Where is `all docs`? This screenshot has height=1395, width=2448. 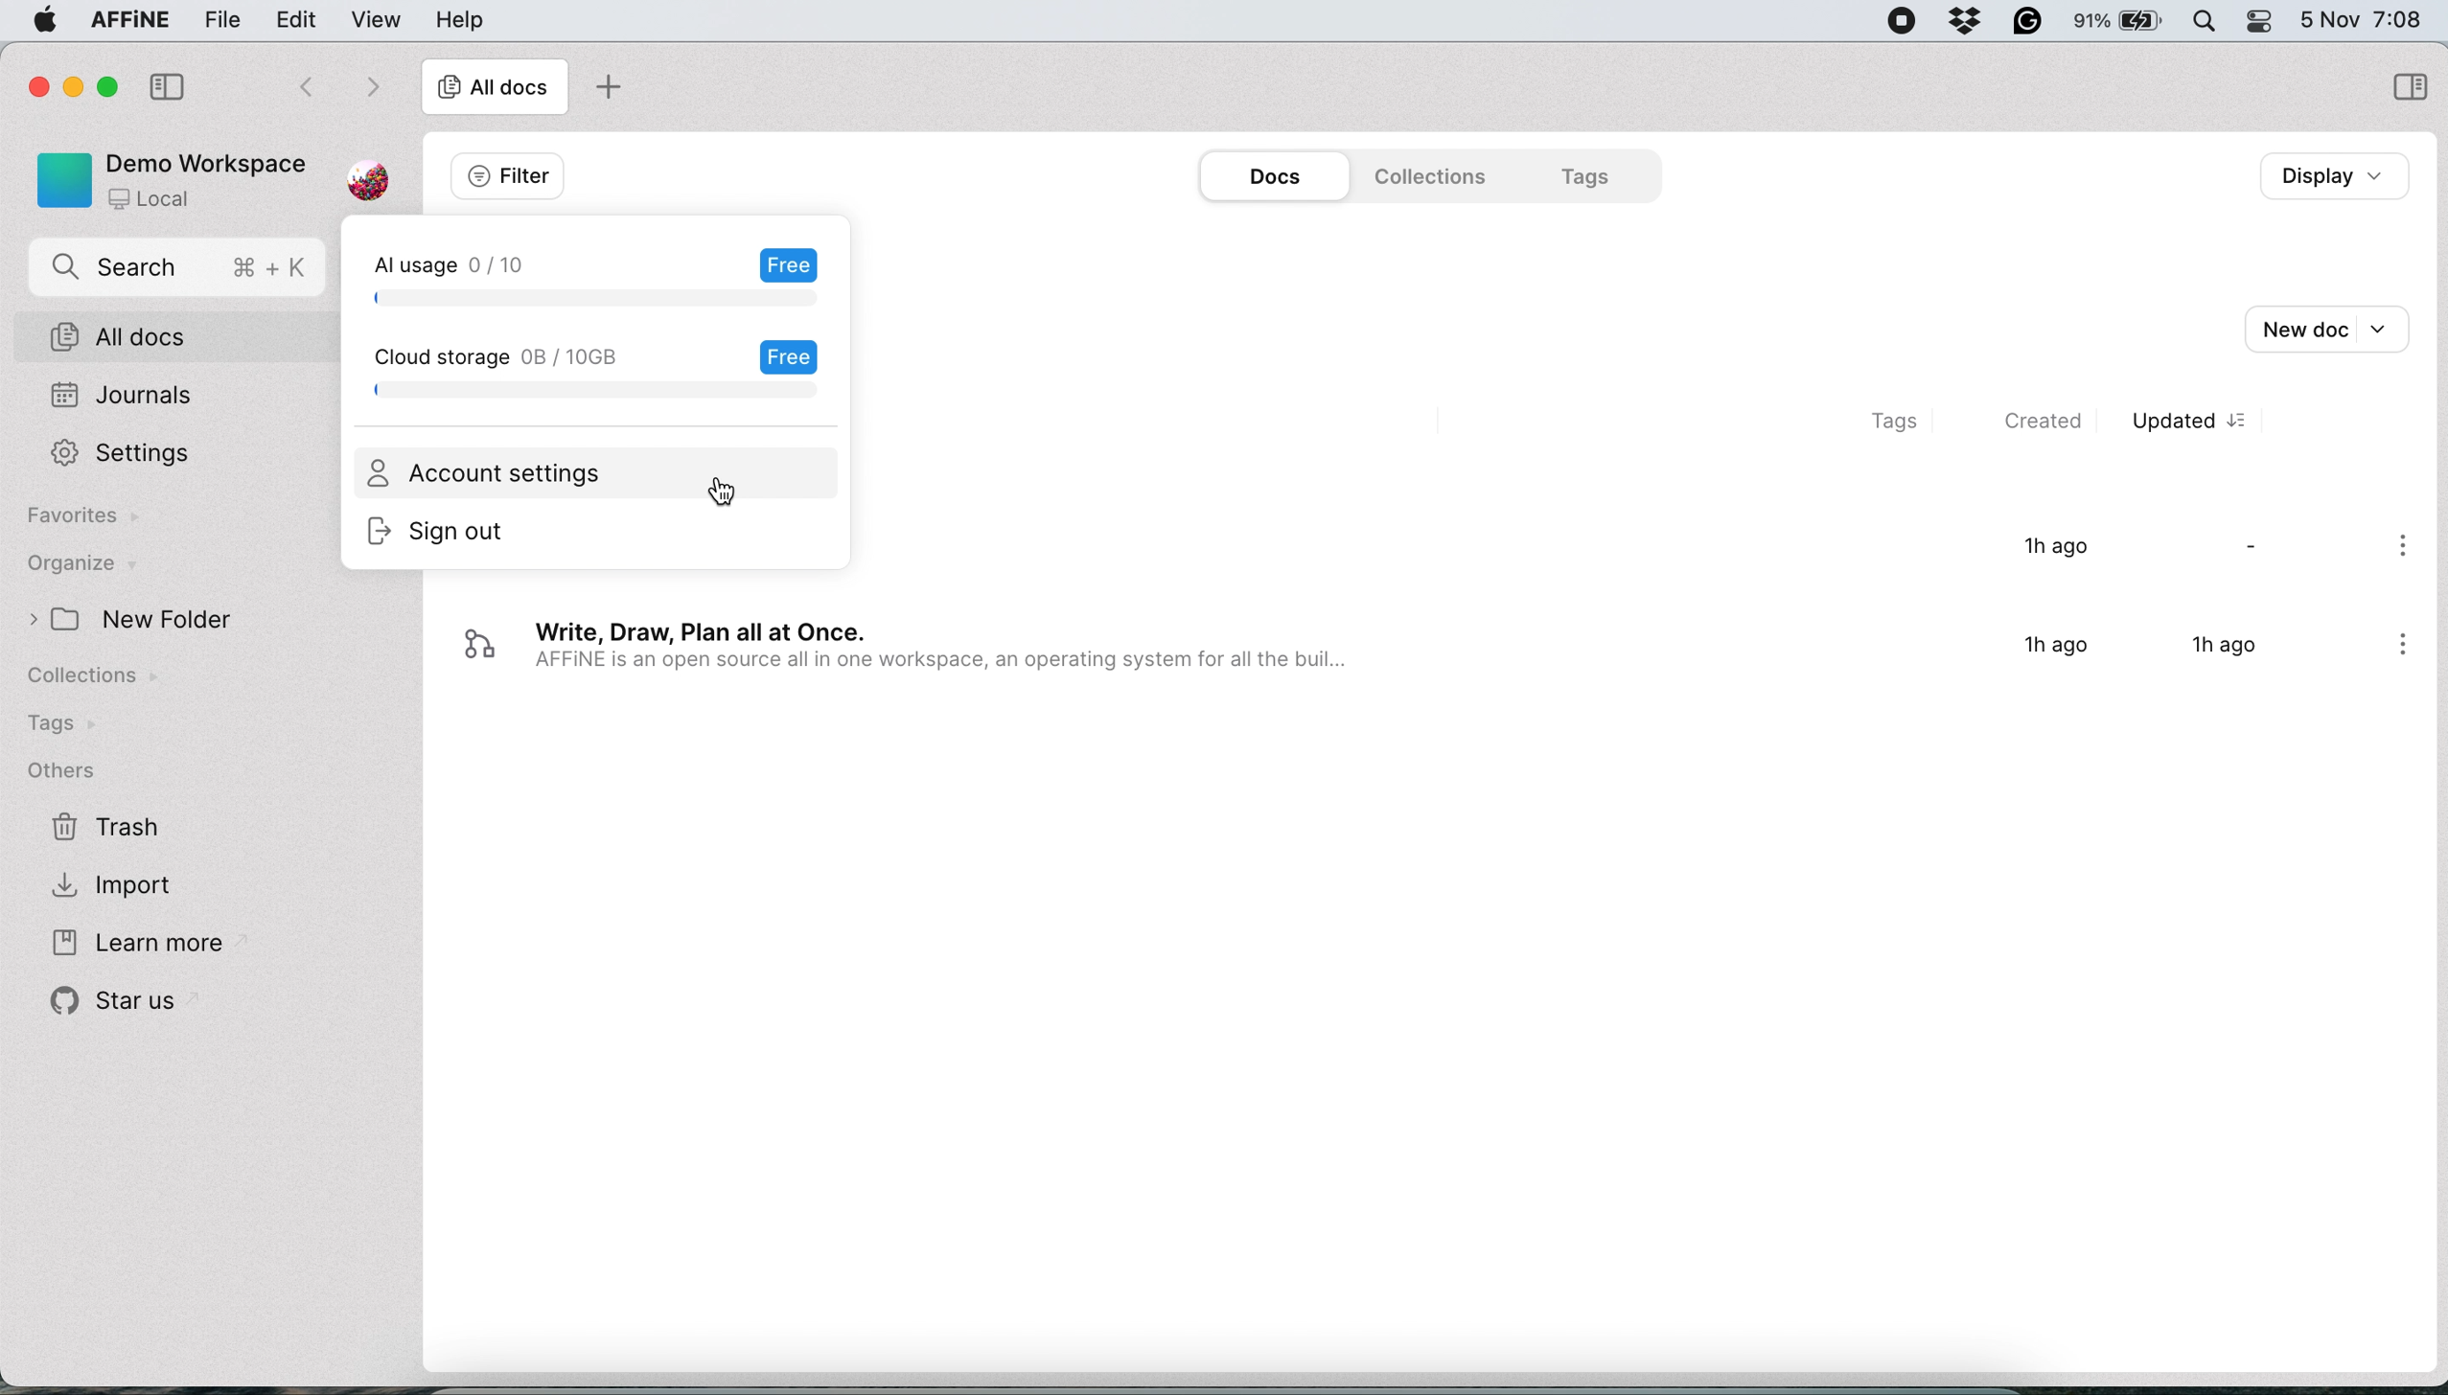
all docs is located at coordinates (495, 89).